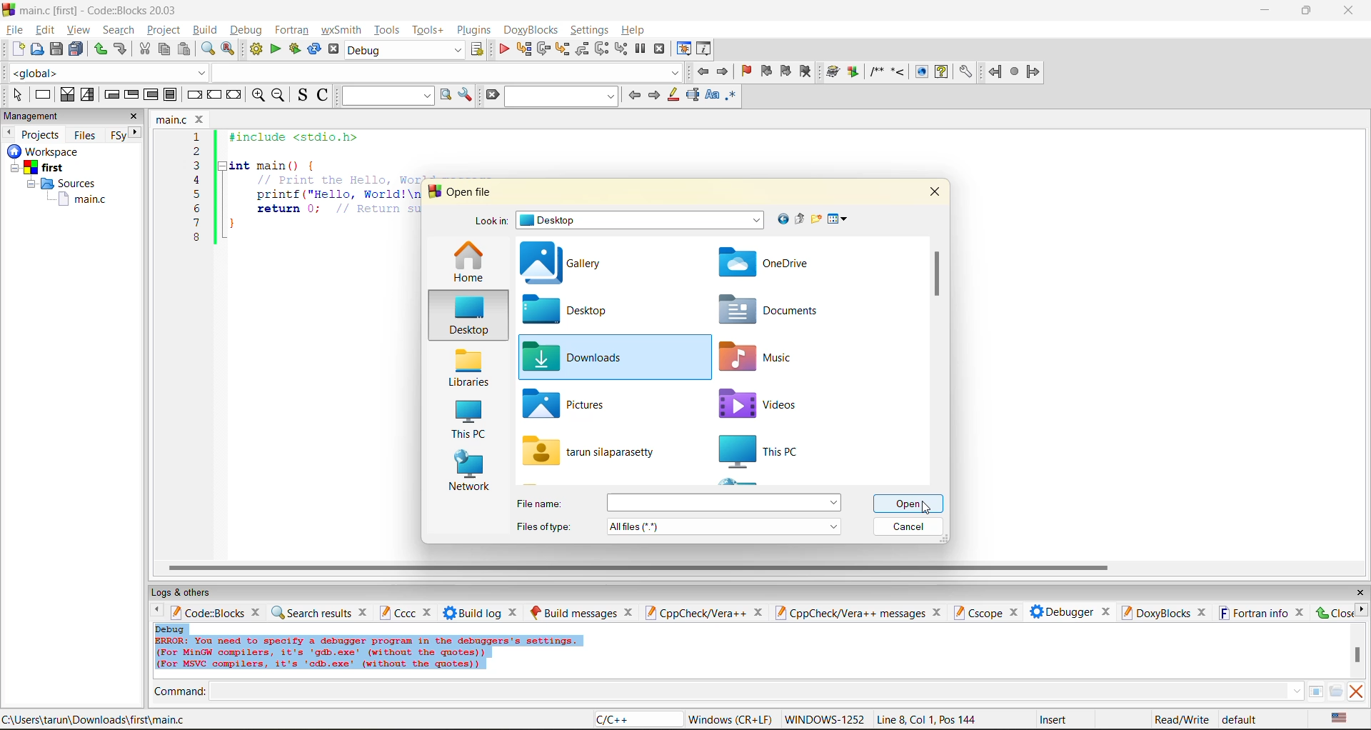 This screenshot has height=730, width=1371. I want to click on desktop, so click(581, 310).